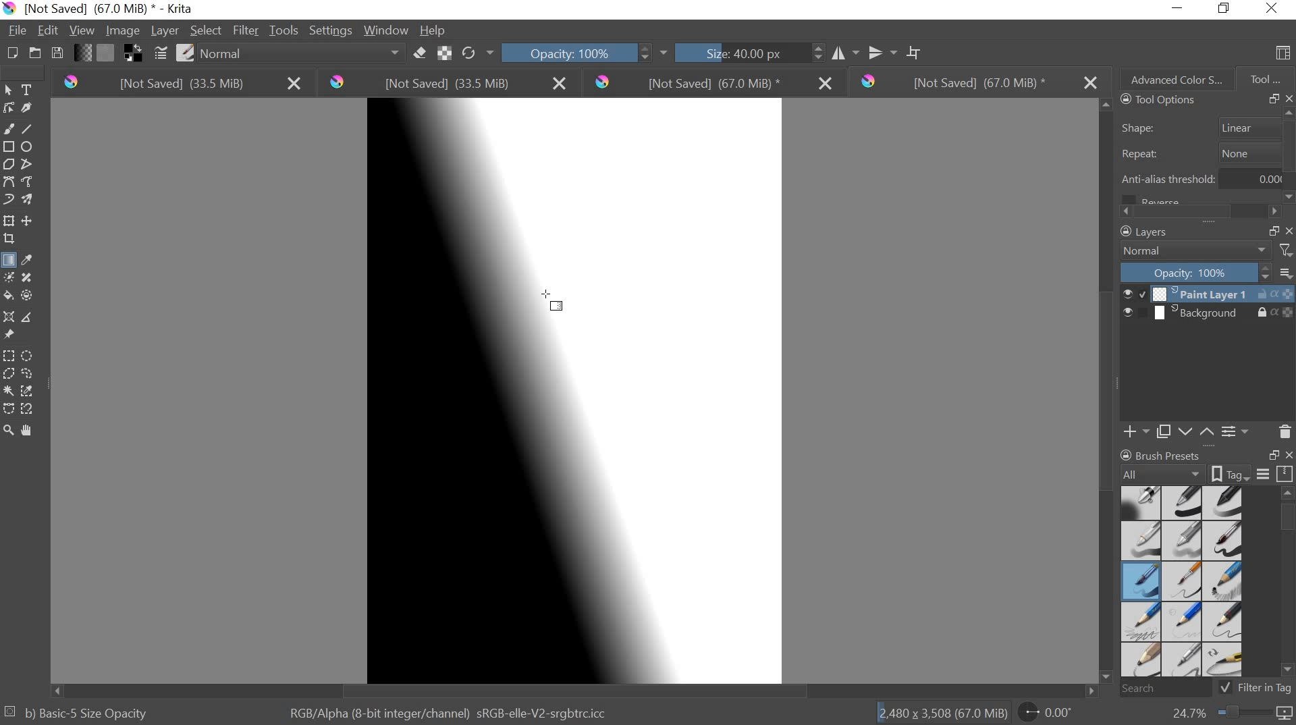  What do you see at coordinates (31, 276) in the screenshot?
I see `smart patch tool` at bounding box center [31, 276].